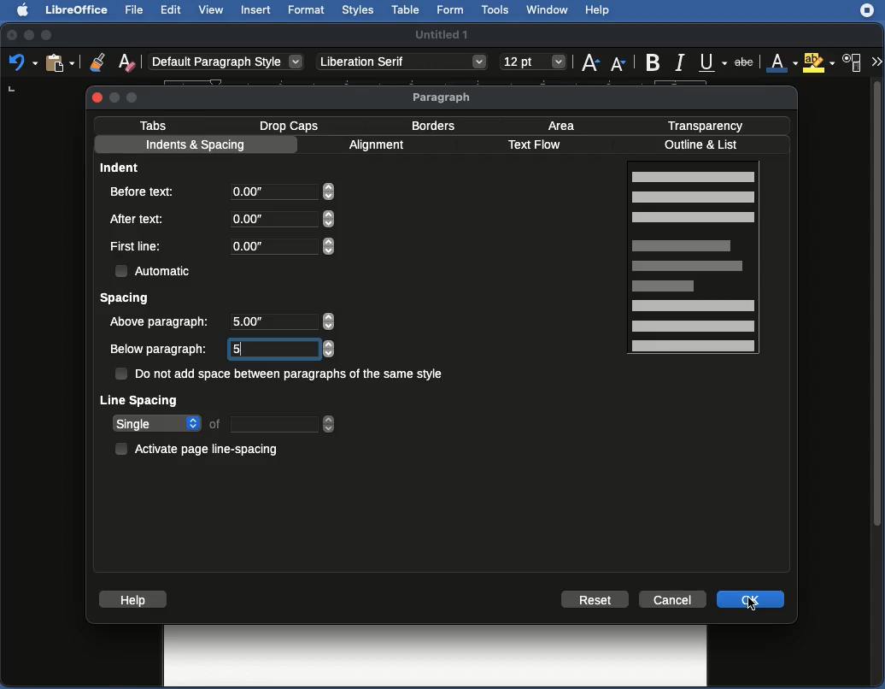 The height and width of the screenshot is (689, 885). I want to click on clone formatting, so click(92, 62).